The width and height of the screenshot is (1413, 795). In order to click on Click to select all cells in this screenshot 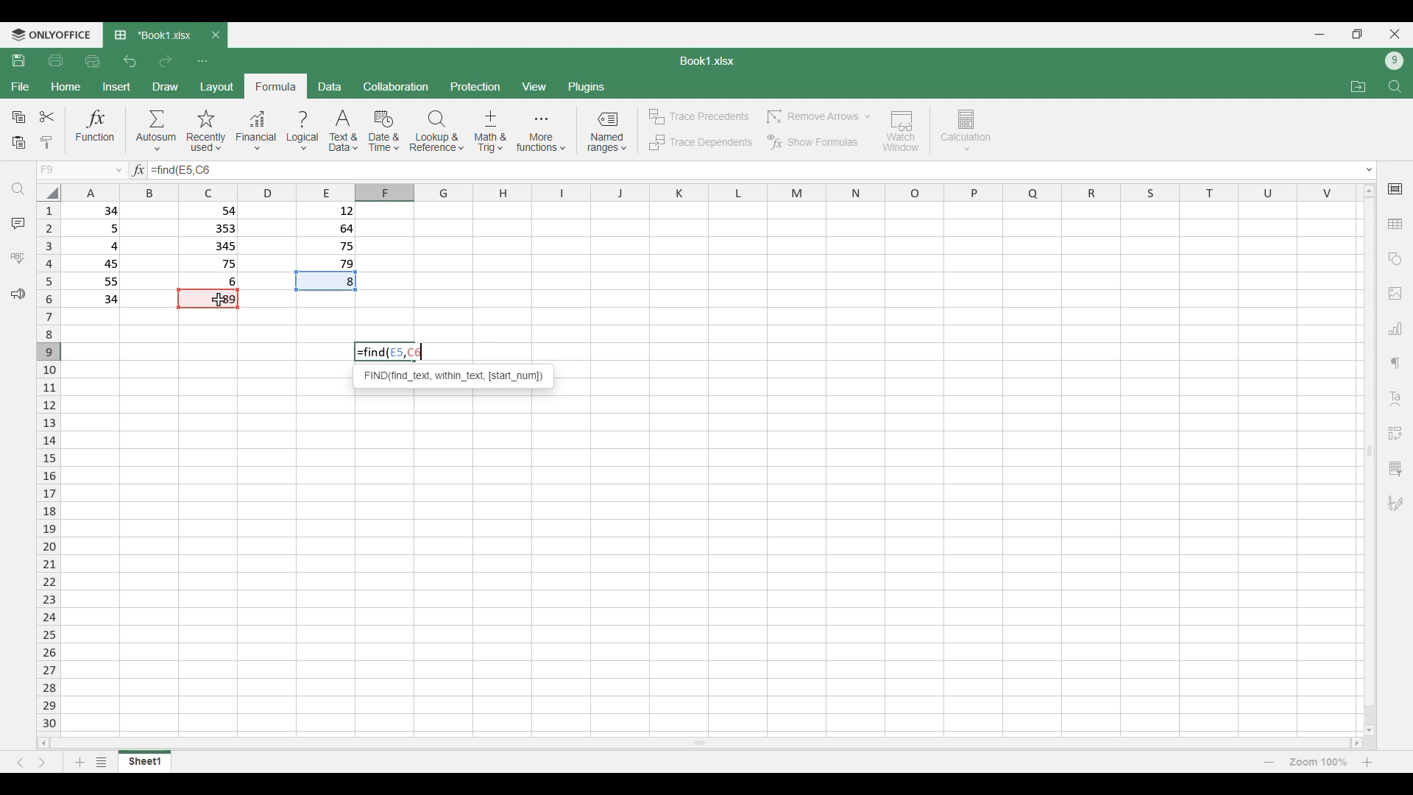, I will do `click(47, 192)`.